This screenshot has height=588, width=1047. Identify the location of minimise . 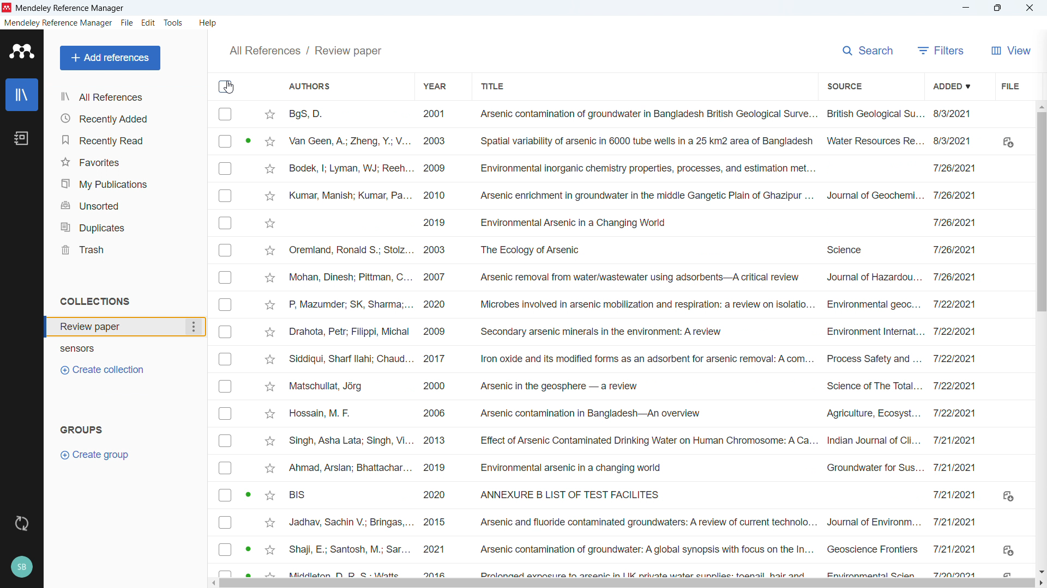
(968, 8).